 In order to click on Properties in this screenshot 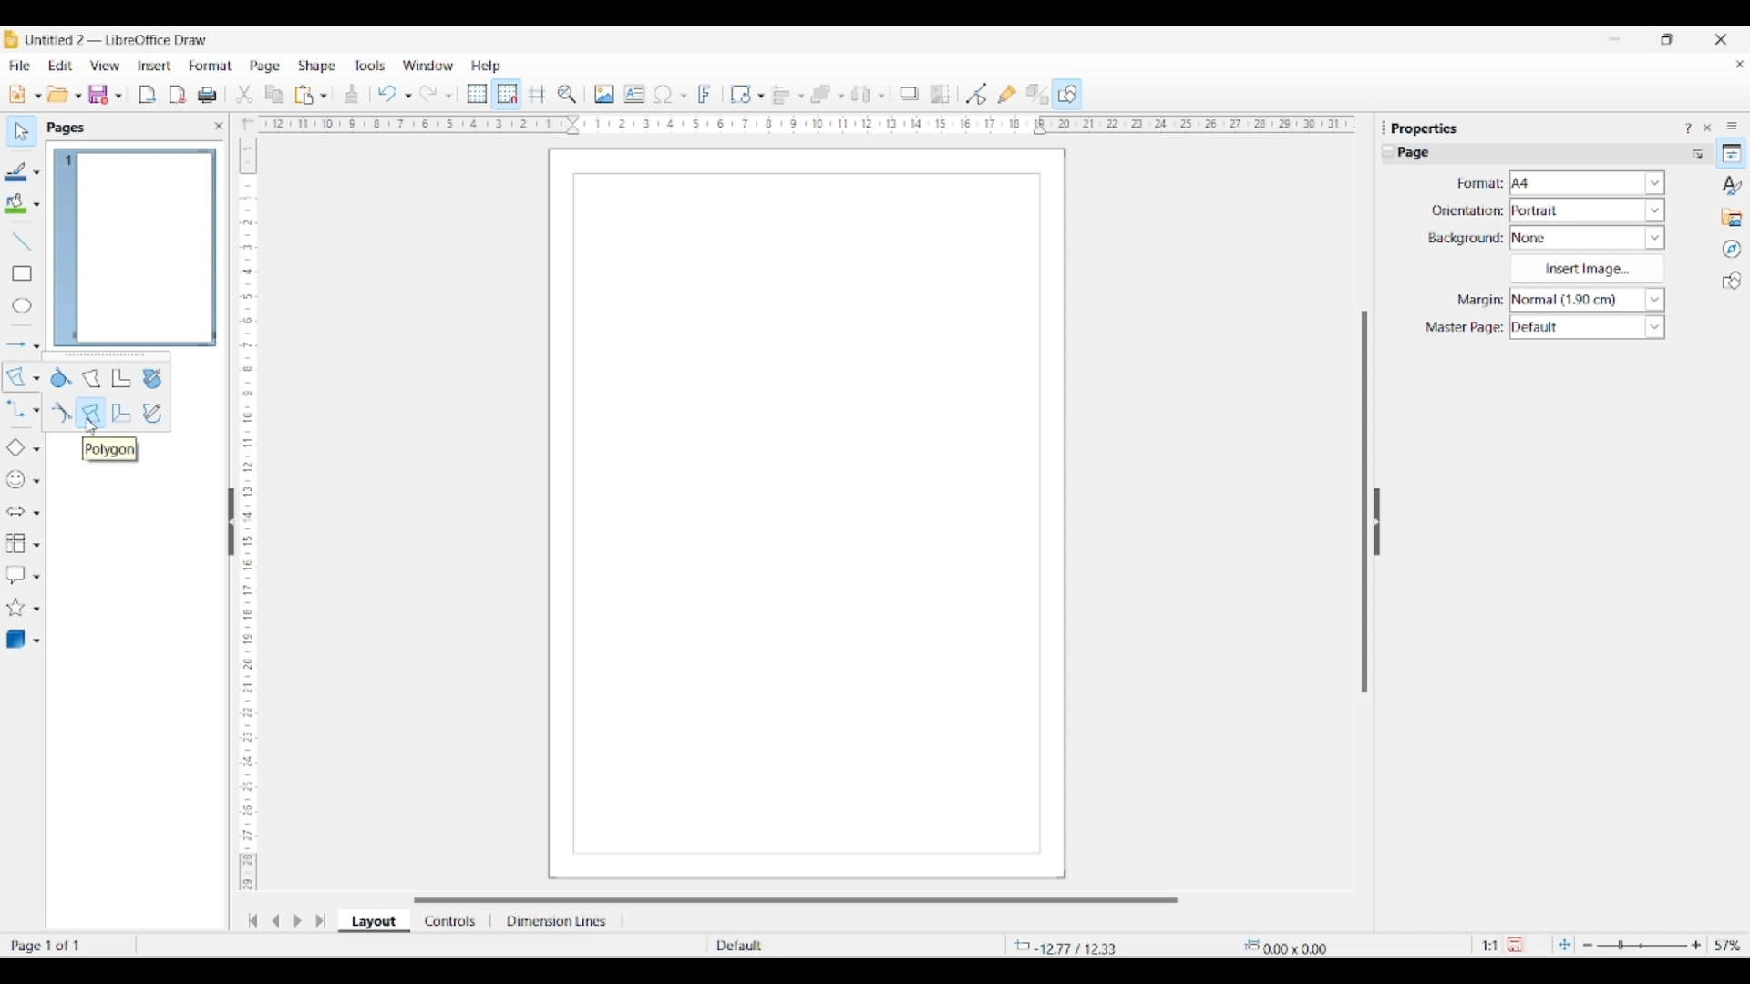, I will do `click(1732, 153)`.